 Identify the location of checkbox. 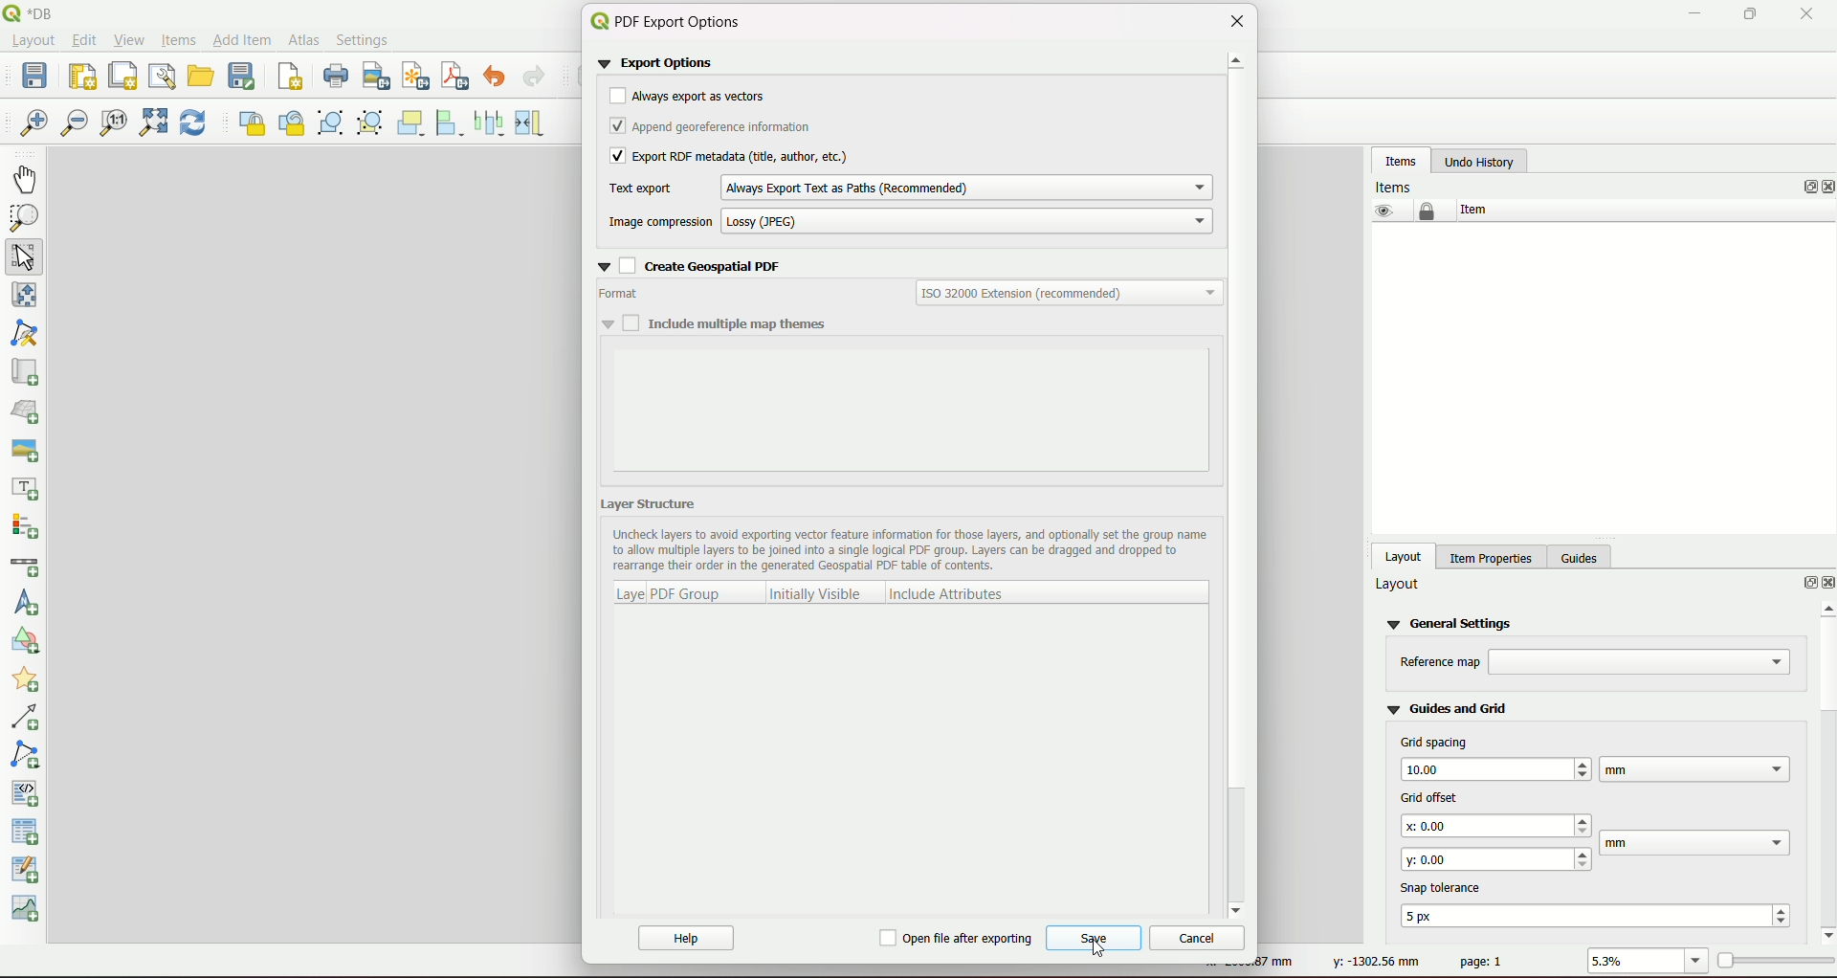
(615, 157).